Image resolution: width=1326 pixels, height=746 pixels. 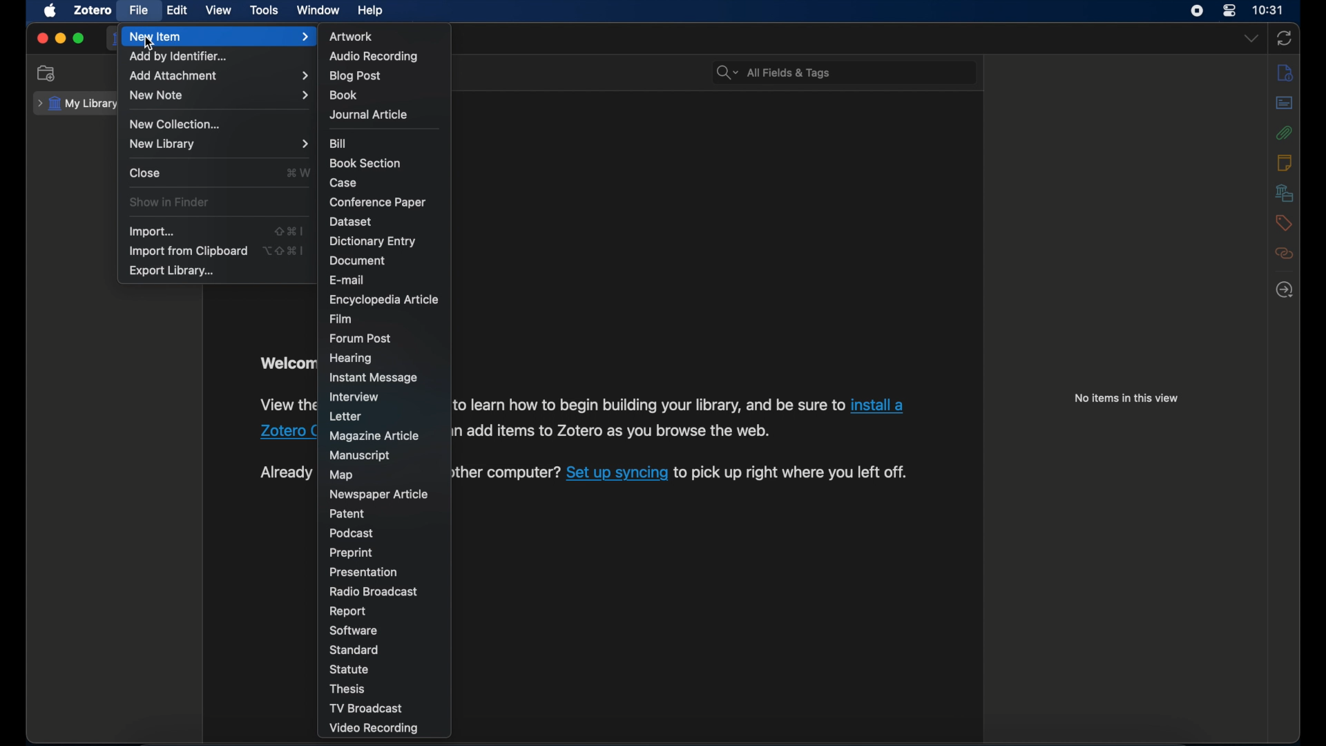 What do you see at coordinates (365, 572) in the screenshot?
I see `presentation` at bounding box center [365, 572].